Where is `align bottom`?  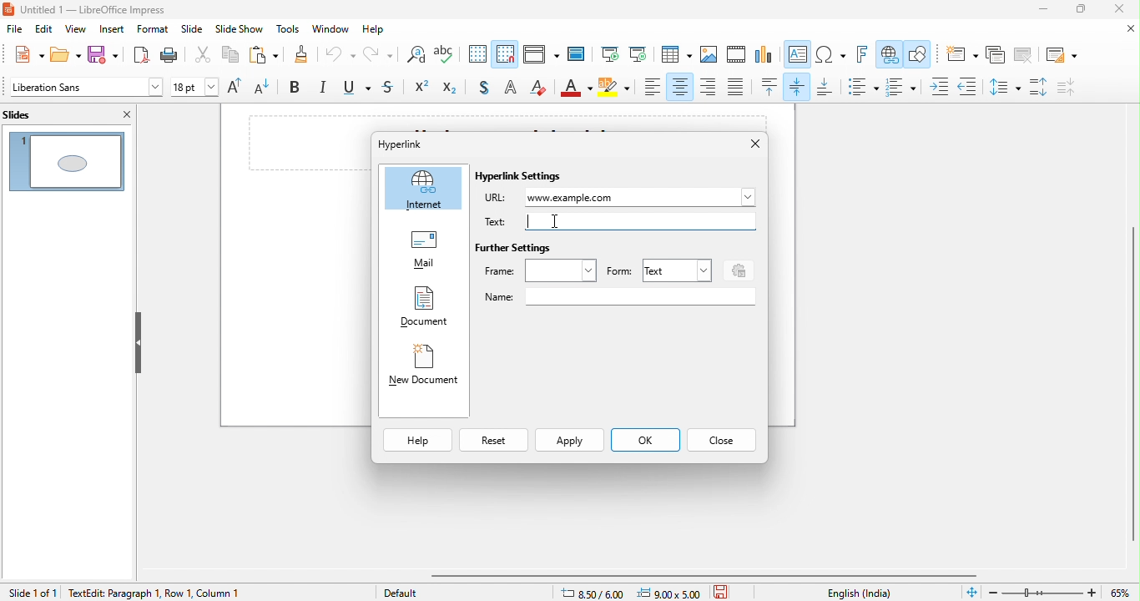 align bottom is located at coordinates (825, 88).